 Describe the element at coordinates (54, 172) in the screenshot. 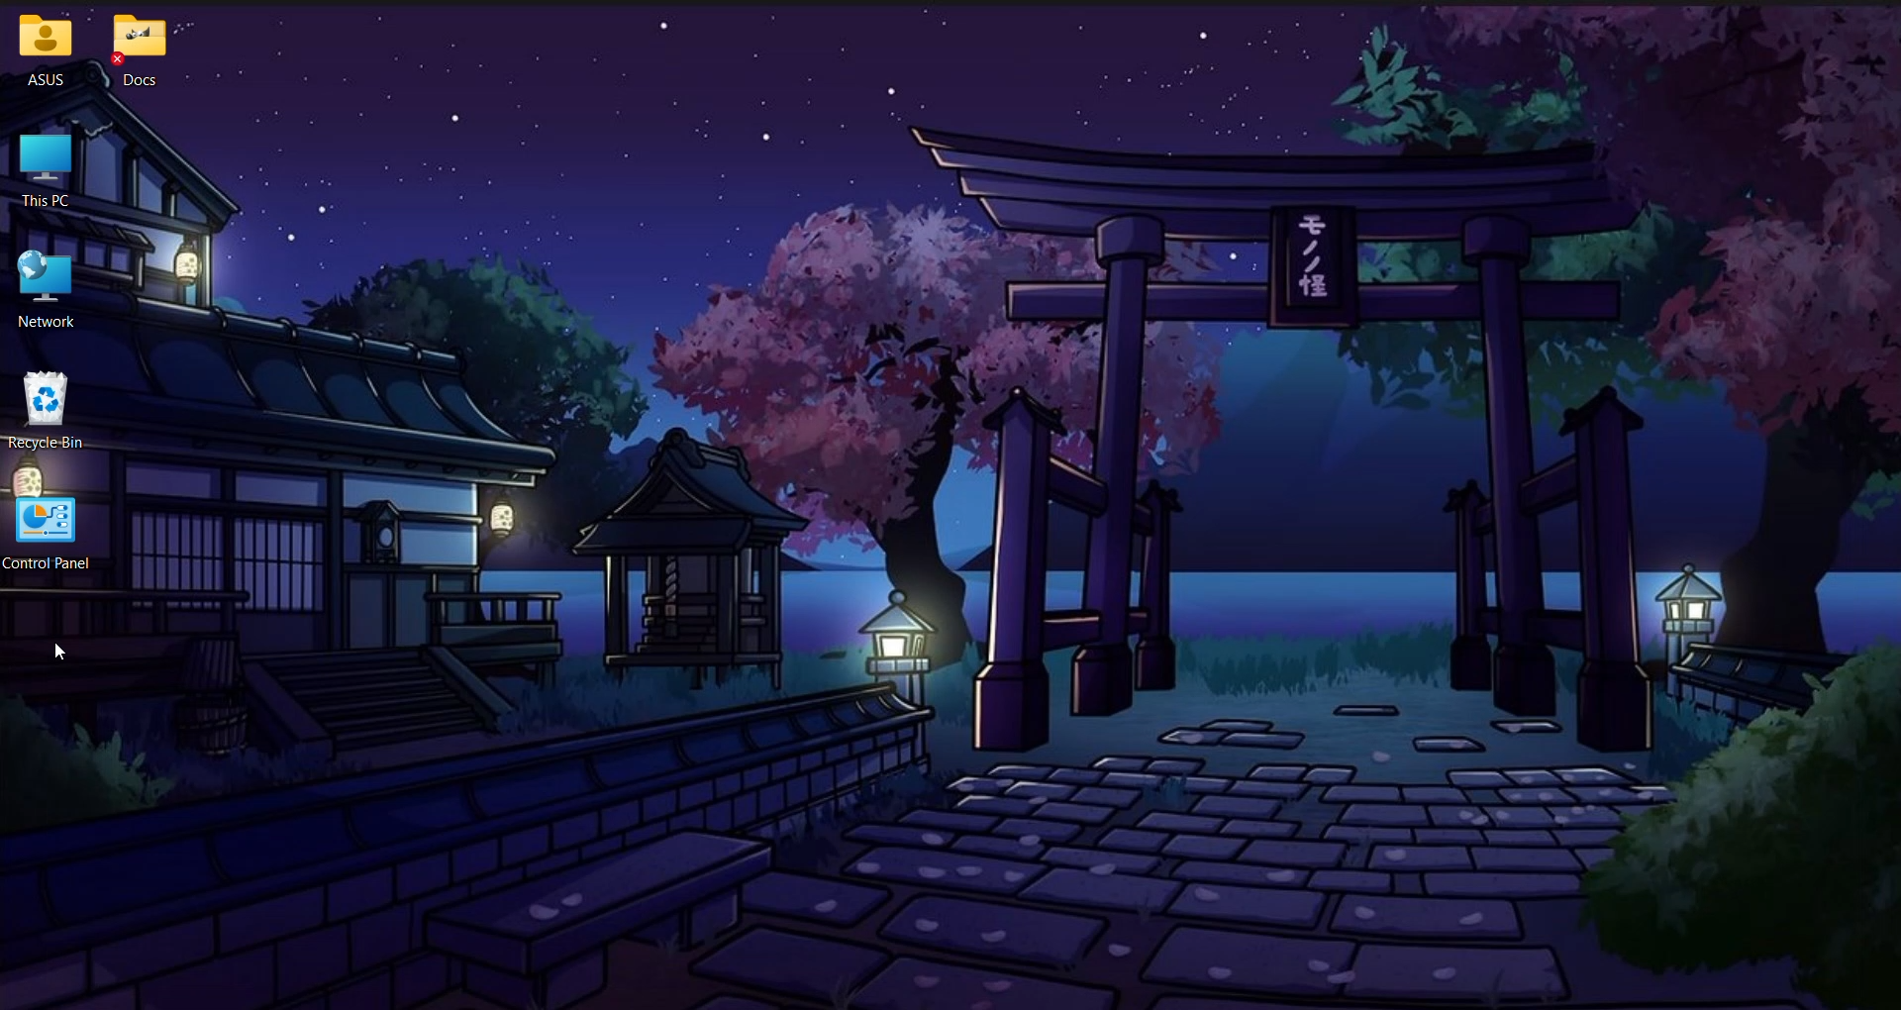

I see `This PC` at that location.